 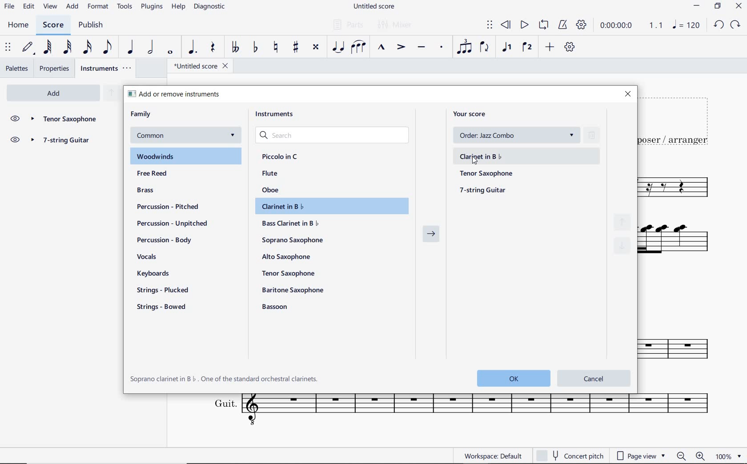 What do you see at coordinates (88, 47) in the screenshot?
I see `16TH NOTE` at bounding box center [88, 47].